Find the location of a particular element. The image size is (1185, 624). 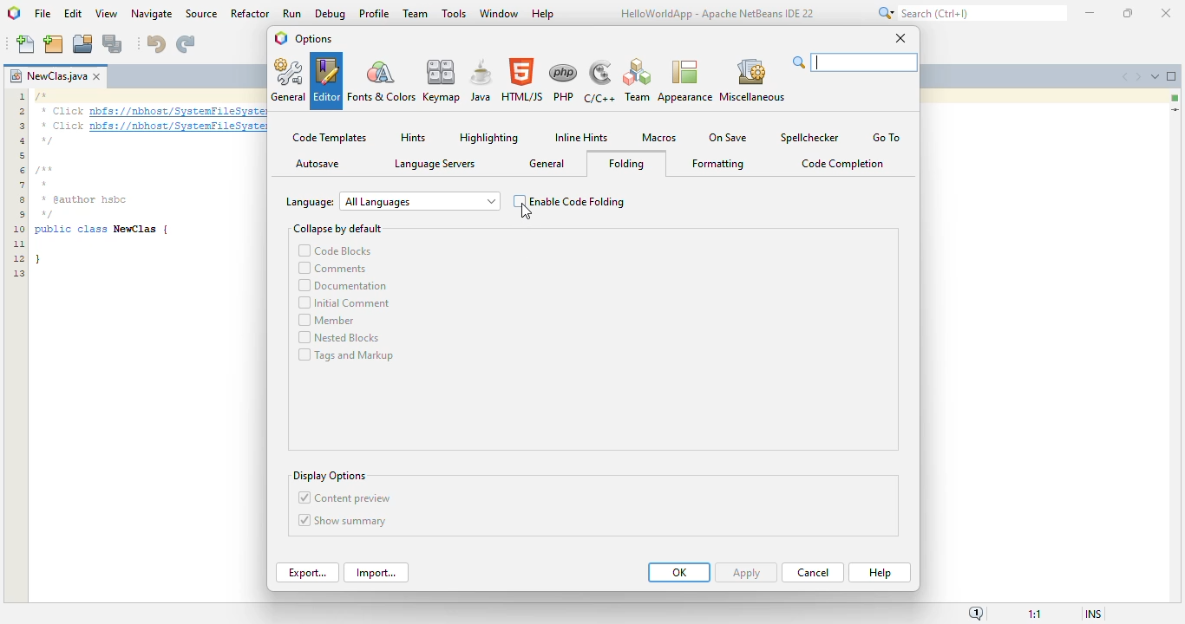

project name is located at coordinates (46, 75).